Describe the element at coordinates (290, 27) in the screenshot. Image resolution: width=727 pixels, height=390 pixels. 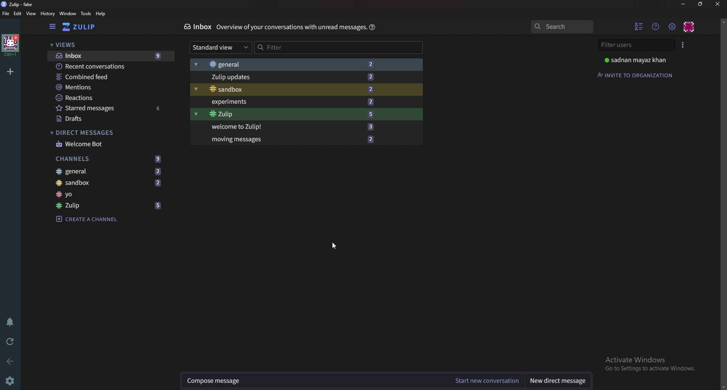
I see `Info` at that location.